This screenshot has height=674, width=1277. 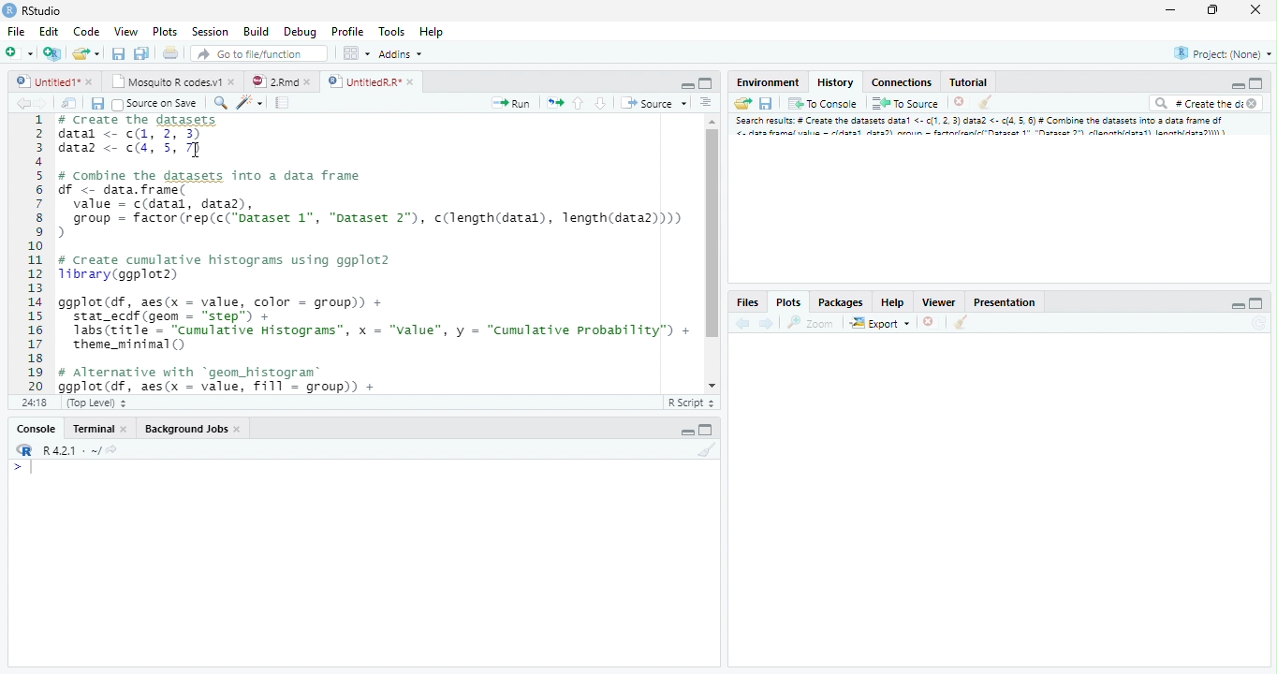 I want to click on Code, so click(x=85, y=33).